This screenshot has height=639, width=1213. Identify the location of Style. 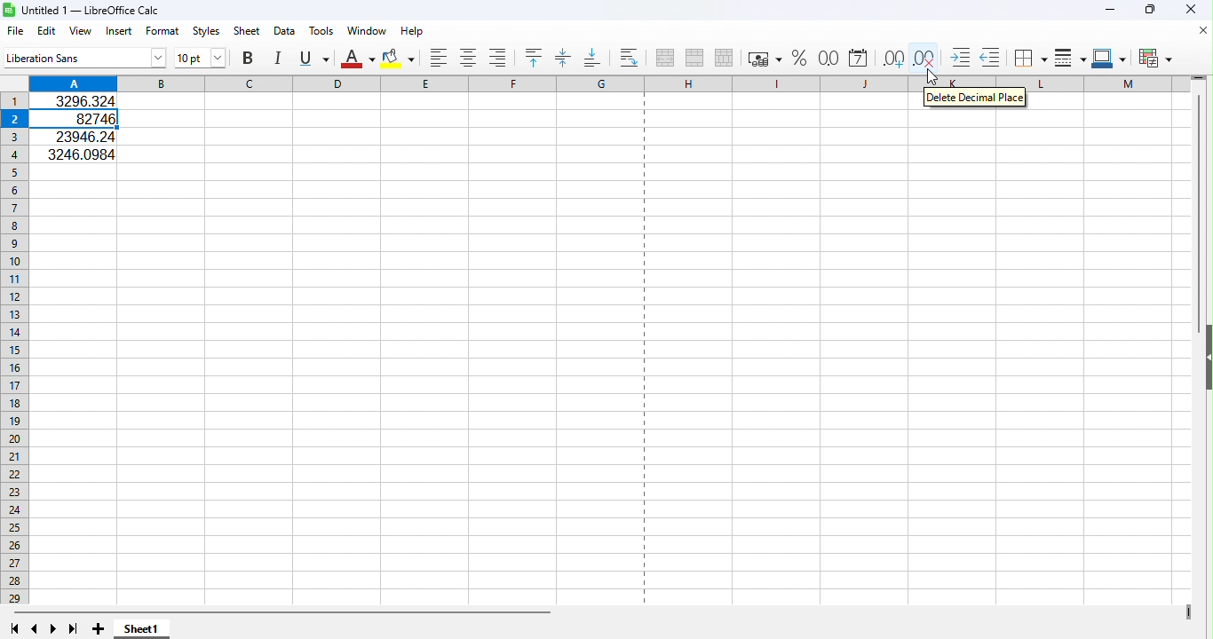
(203, 30).